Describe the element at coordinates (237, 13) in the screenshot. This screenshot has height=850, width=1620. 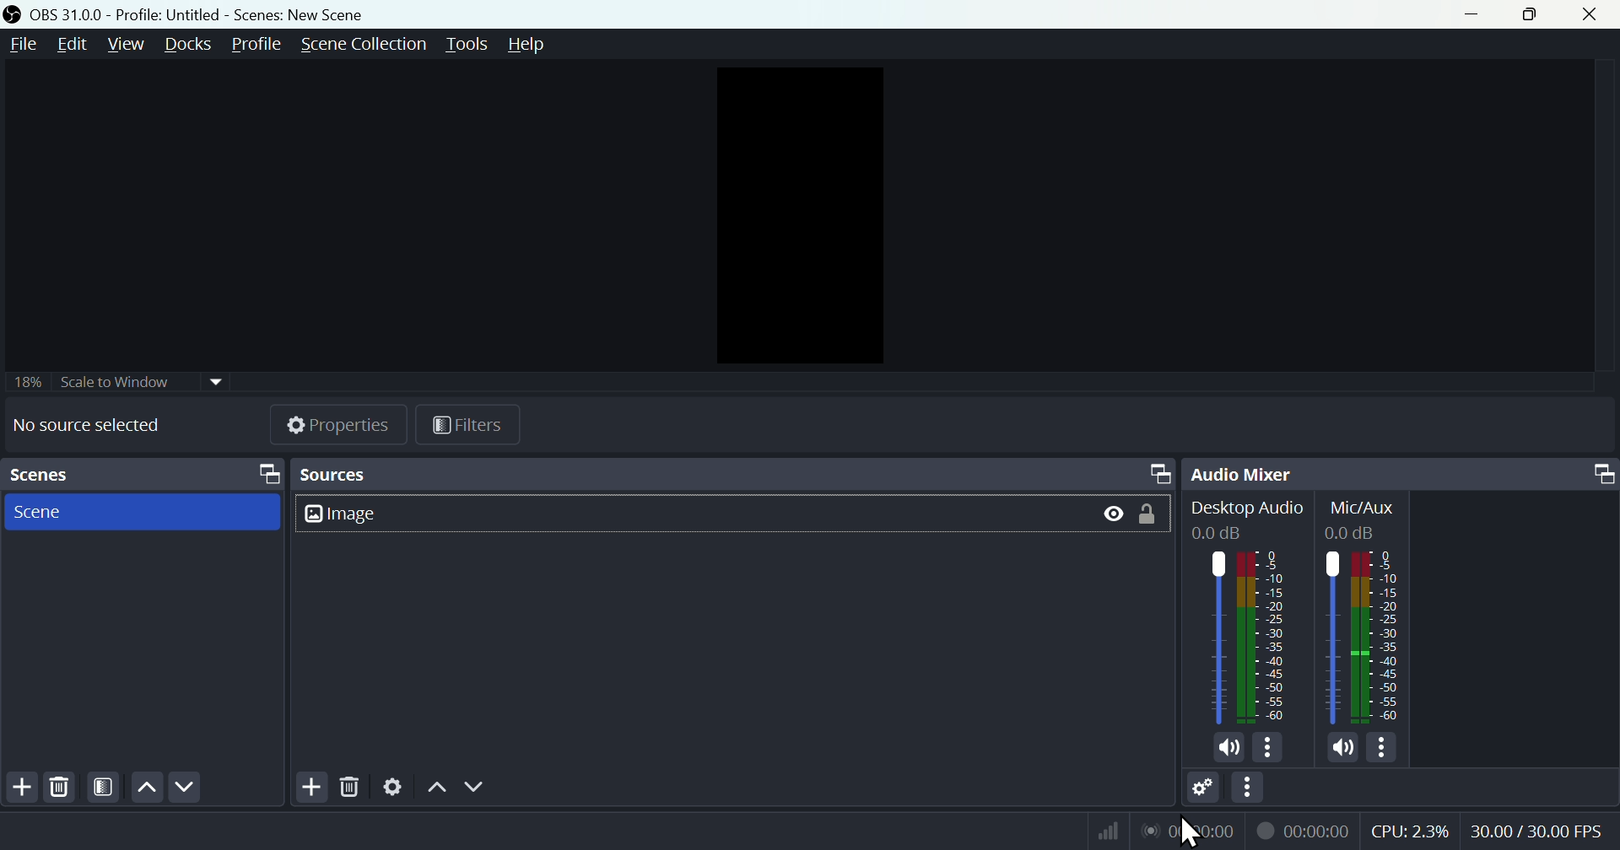
I see `OBS 31.0 .0 profile untitled scenes new scene` at that location.